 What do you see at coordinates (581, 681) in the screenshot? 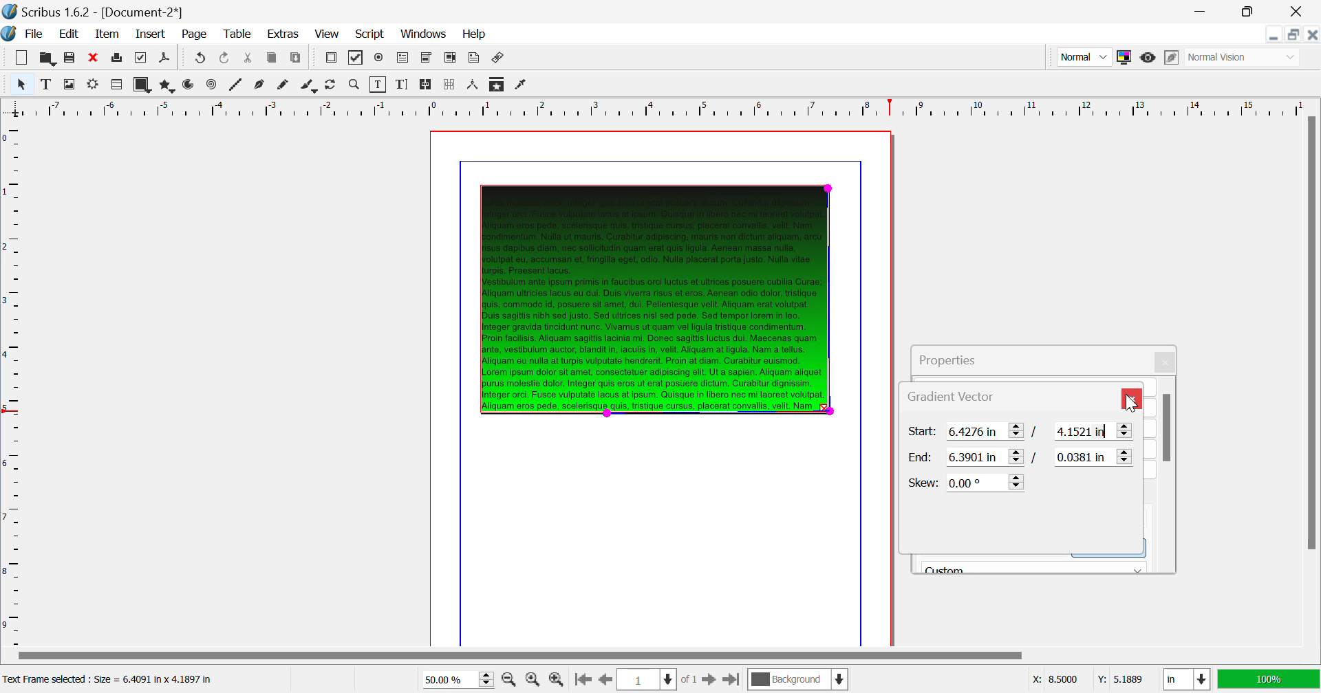
I see `First Page` at bounding box center [581, 681].